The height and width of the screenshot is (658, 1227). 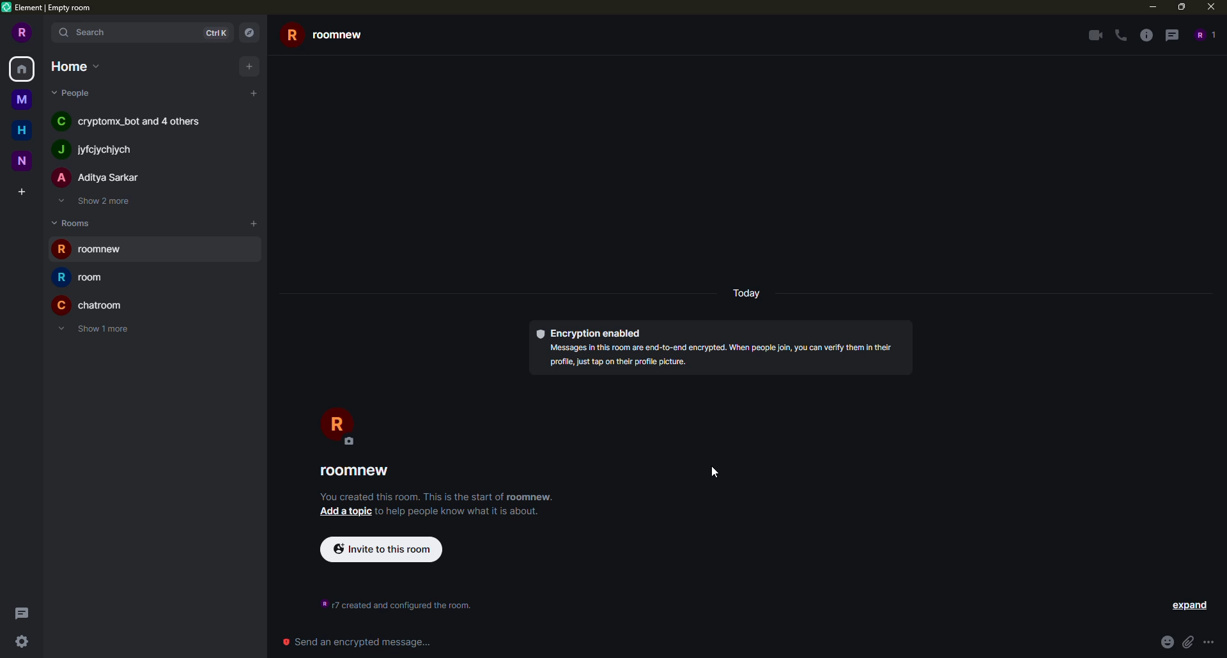 I want to click on space, so click(x=22, y=100).